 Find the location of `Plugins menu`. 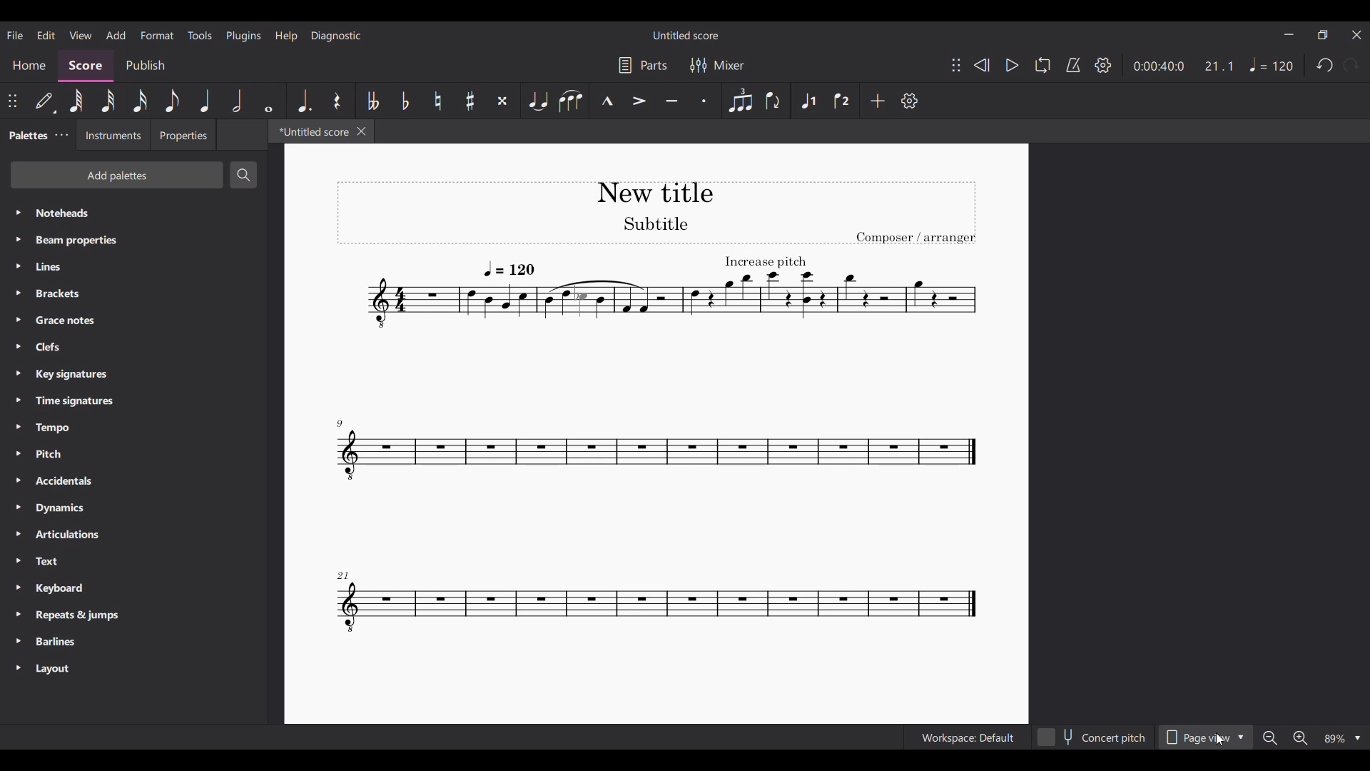

Plugins menu is located at coordinates (243, 36).